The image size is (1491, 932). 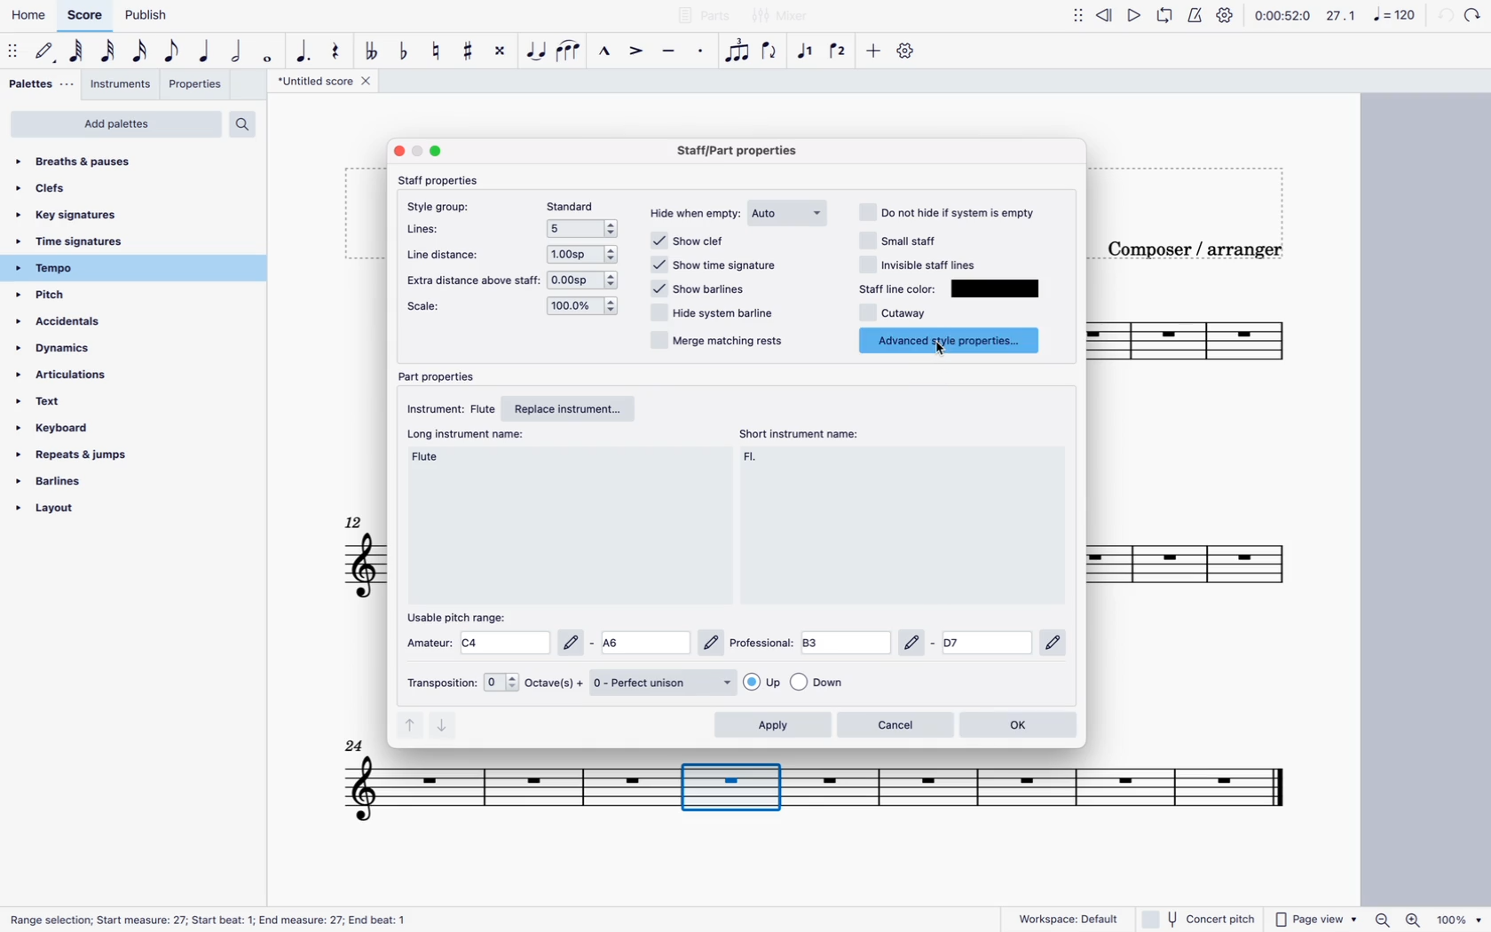 What do you see at coordinates (70, 217) in the screenshot?
I see `key signatures` at bounding box center [70, 217].